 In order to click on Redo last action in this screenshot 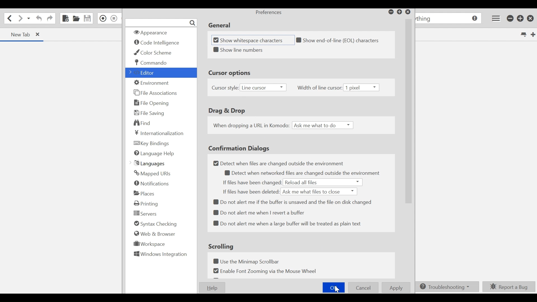, I will do `click(50, 18)`.